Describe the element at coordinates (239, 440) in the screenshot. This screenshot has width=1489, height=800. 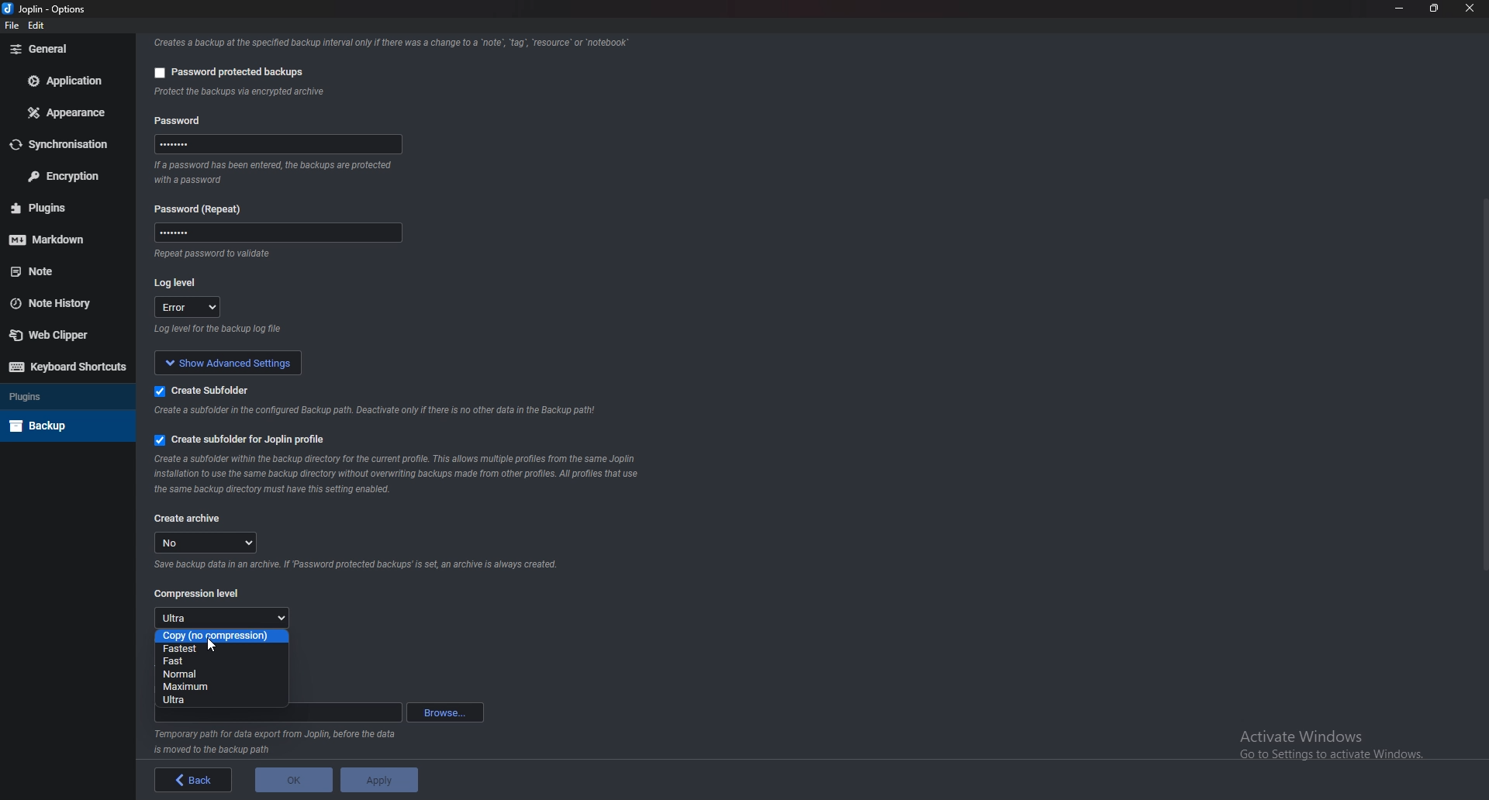
I see `Create sub folder for Joplin profile` at that location.